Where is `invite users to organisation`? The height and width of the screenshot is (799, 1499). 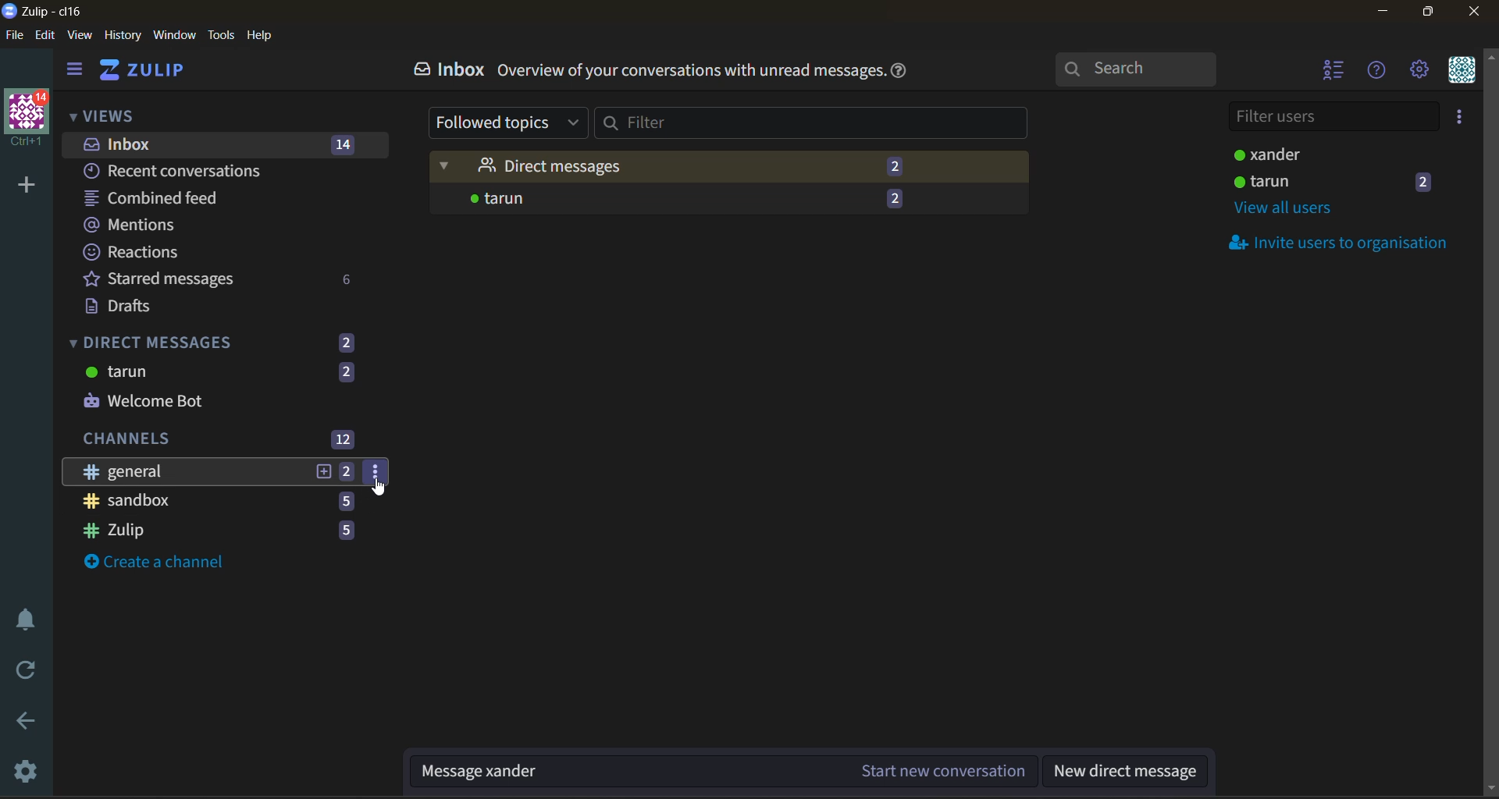
invite users to organisation is located at coordinates (1347, 246).